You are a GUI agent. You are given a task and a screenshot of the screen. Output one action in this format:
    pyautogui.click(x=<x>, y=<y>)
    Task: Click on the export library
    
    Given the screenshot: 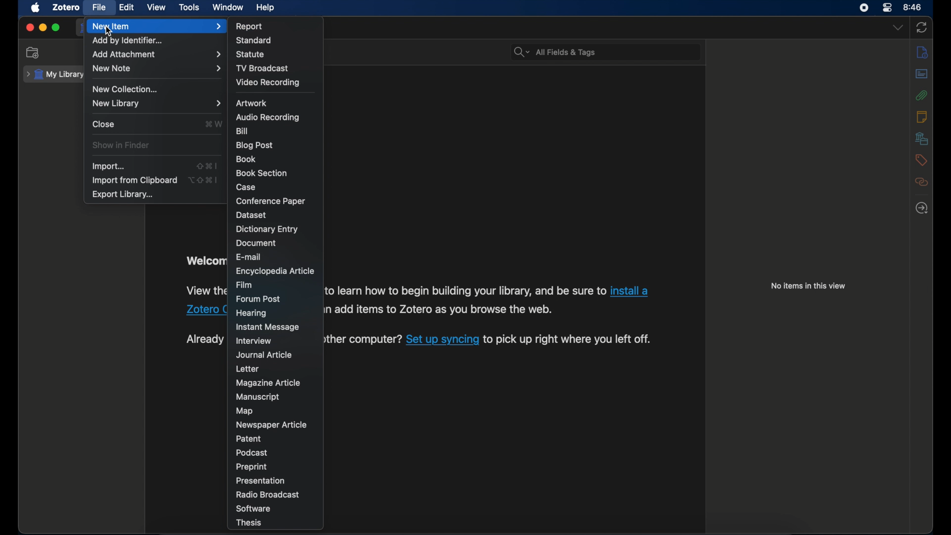 What is the action you would take?
    pyautogui.click(x=123, y=195)
    